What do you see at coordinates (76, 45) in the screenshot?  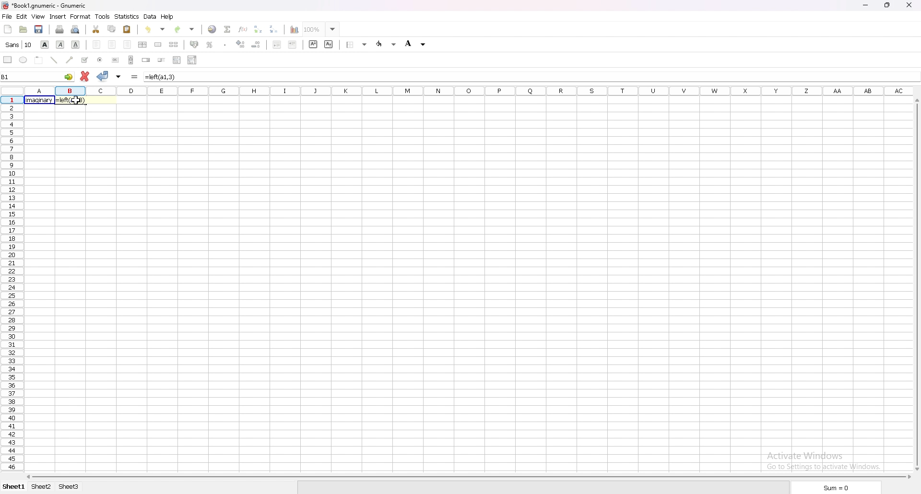 I see `underline` at bounding box center [76, 45].